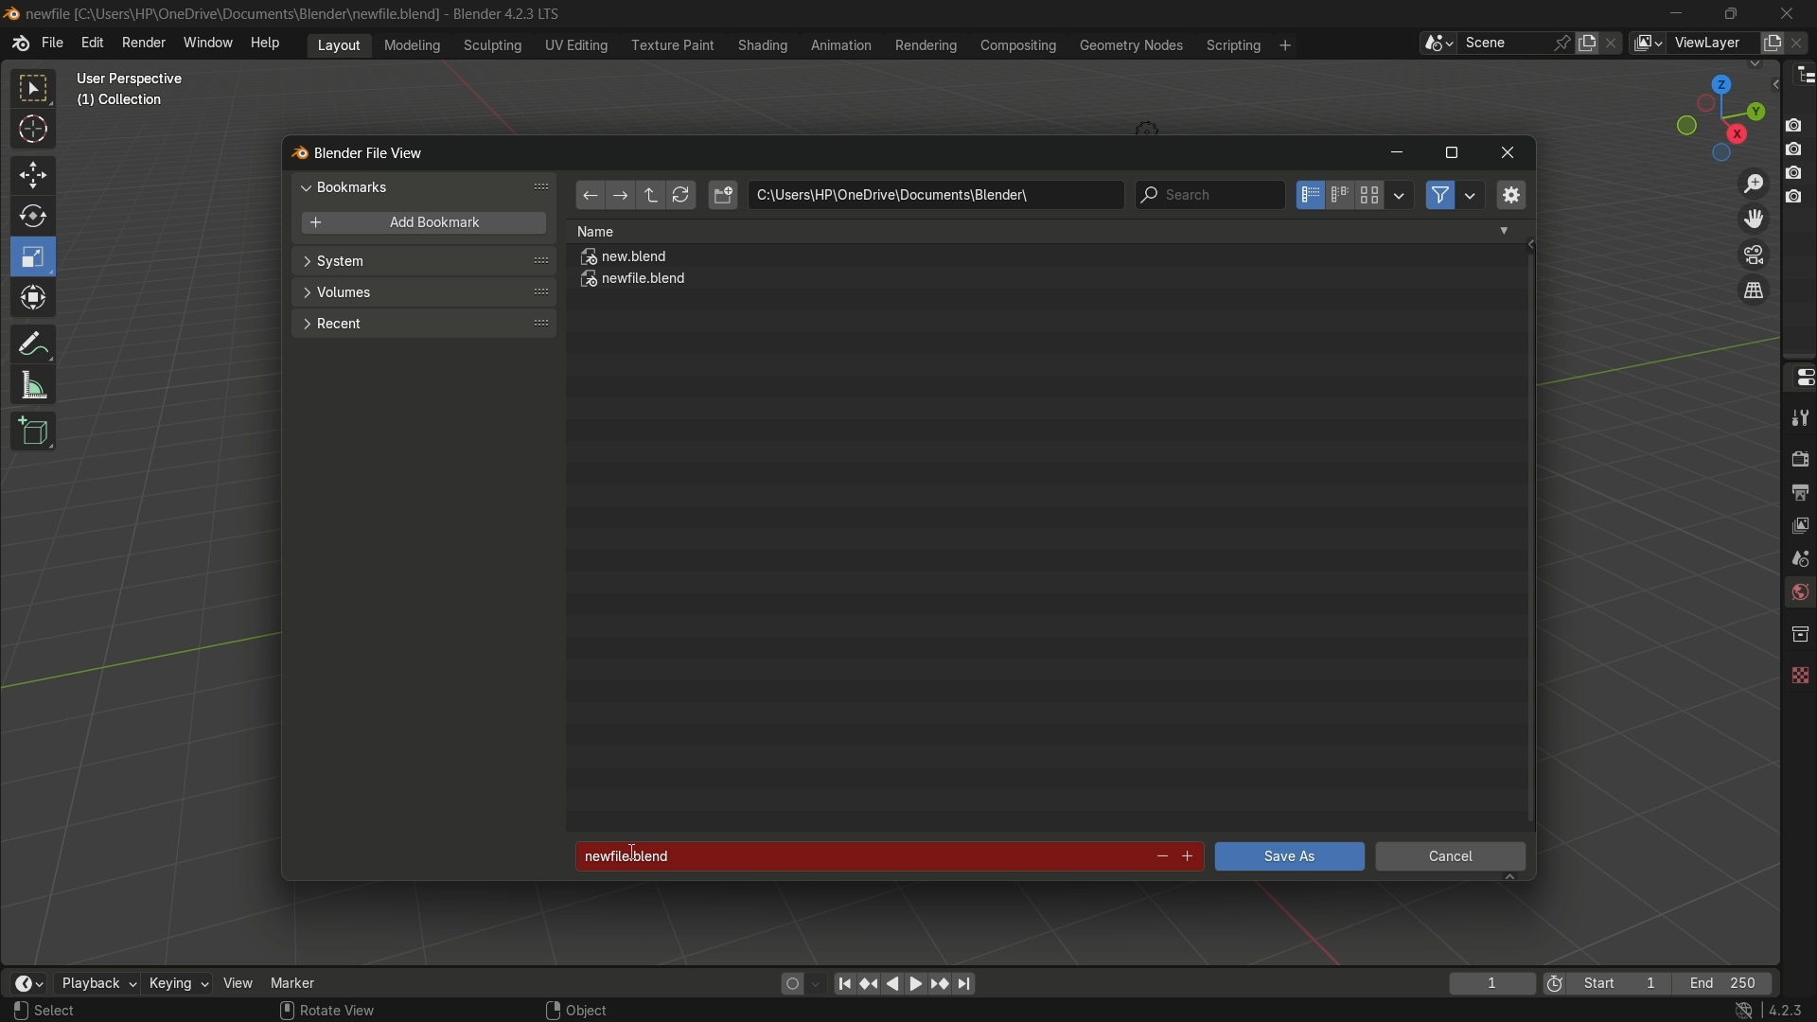 This screenshot has height=1022, width=1817. Describe the element at coordinates (1799, 634) in the screenshot. I see `collections` at that location.